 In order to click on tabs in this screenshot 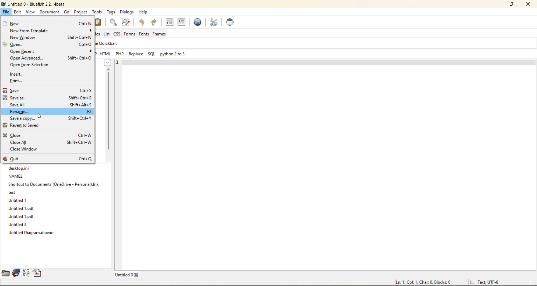, I will do `click(128, 274)`.